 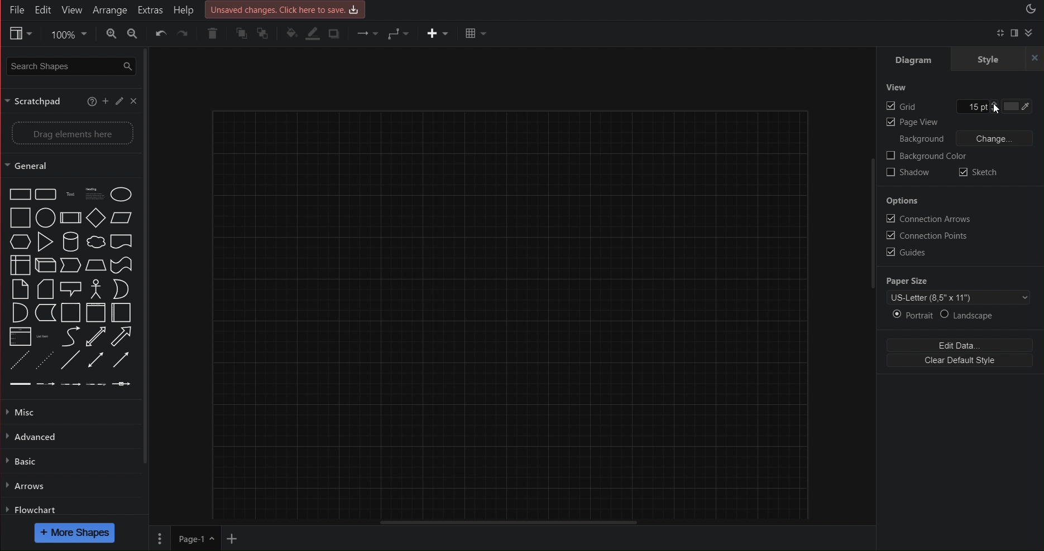 What do you see at coordinates (124, 191) in the screenshot?
I see `circle` at bounding box center [124, 191].